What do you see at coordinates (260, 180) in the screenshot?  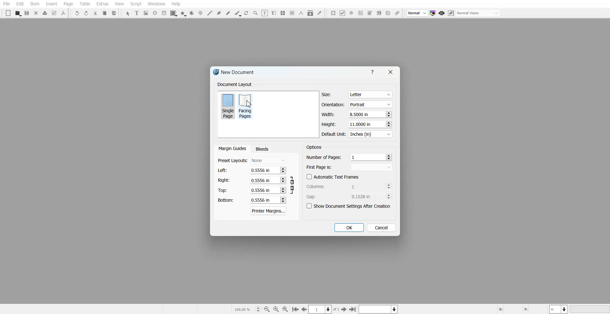 I see `0.5556 in` at bounding box center [260, 180].